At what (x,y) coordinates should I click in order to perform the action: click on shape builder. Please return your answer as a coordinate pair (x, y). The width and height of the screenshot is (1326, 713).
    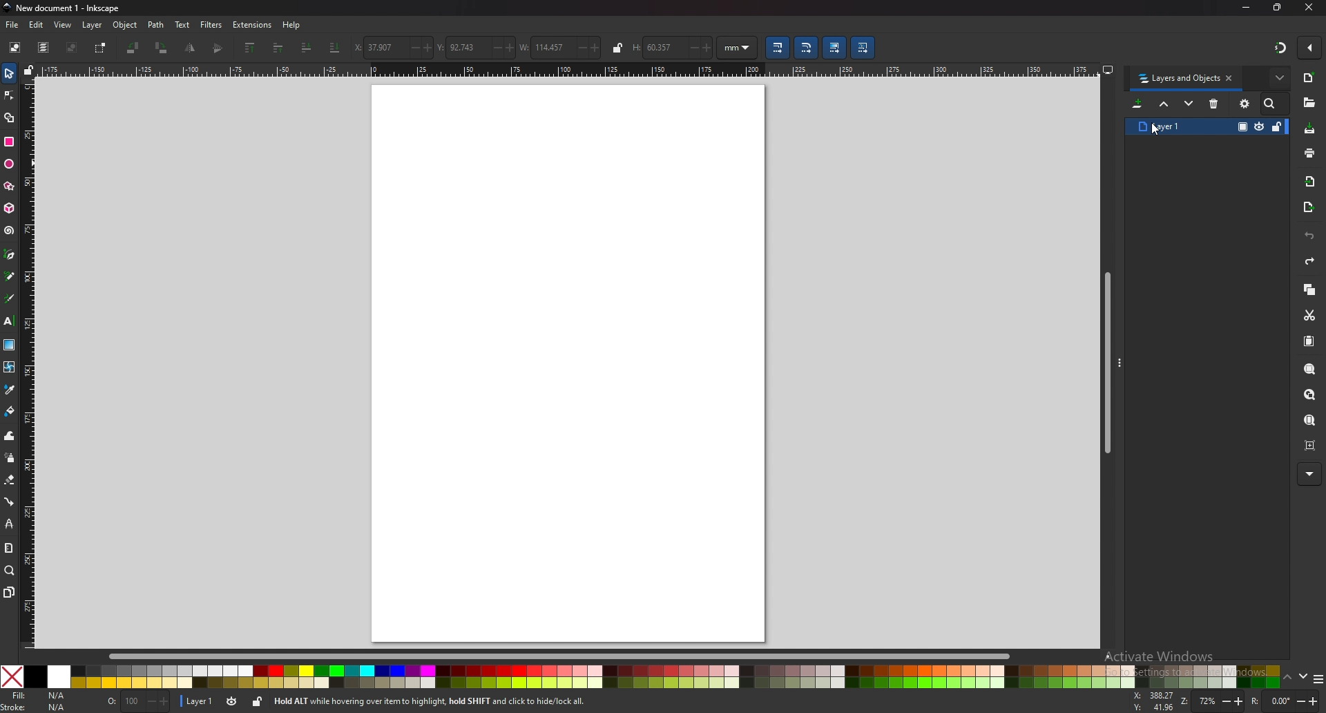
    Looking at the image, I should click on (8, 118).